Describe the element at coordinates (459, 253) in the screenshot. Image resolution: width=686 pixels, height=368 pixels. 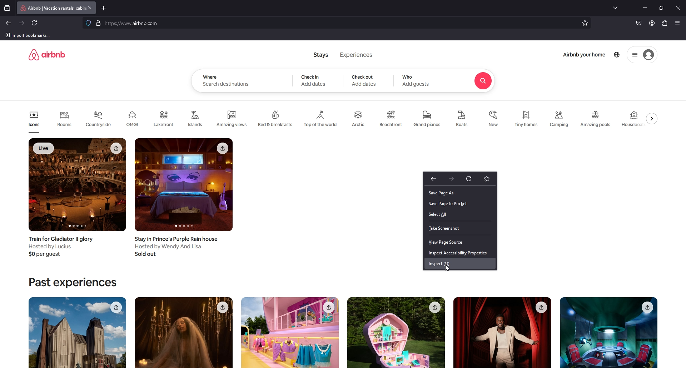
I see `inspect accessibility properties` at that location.